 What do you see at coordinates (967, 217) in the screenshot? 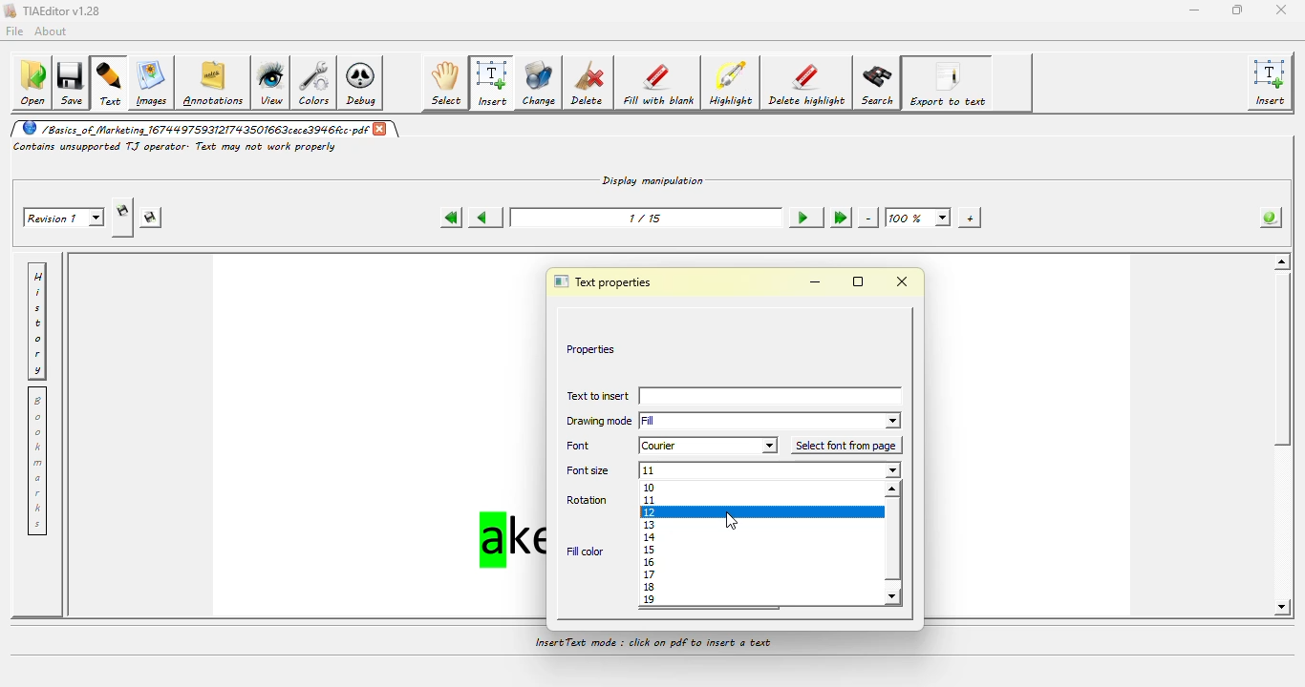
I see `zoom in` at bounding box center [967, 217].